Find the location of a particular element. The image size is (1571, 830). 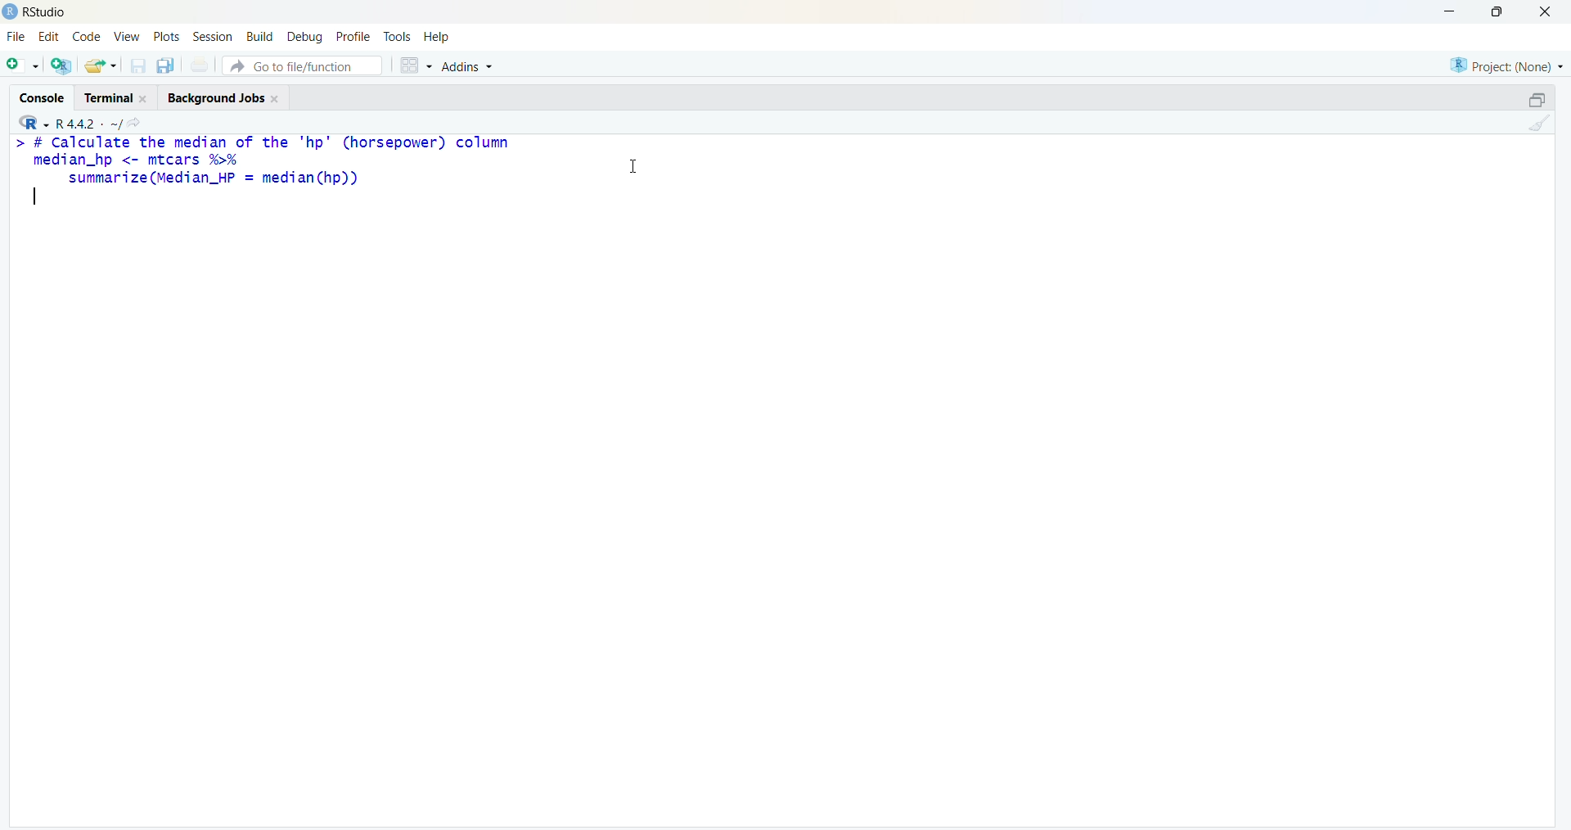

Addins is located at coordinates (468, 65).